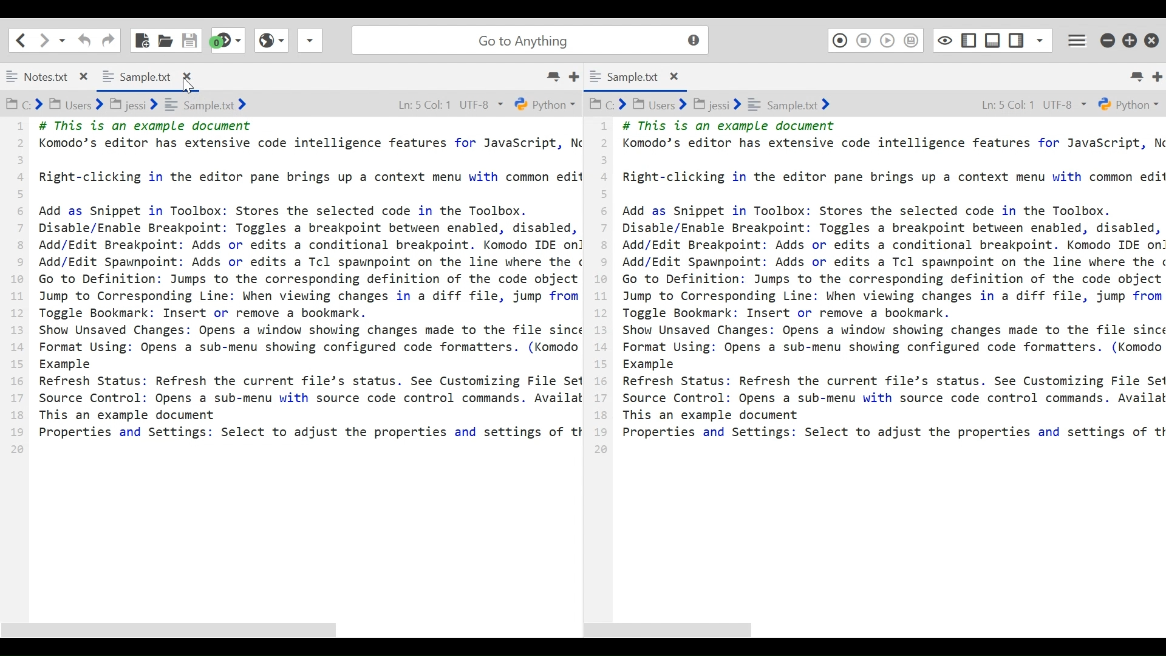  I want to click on Sample.txt, so click(145, 75).